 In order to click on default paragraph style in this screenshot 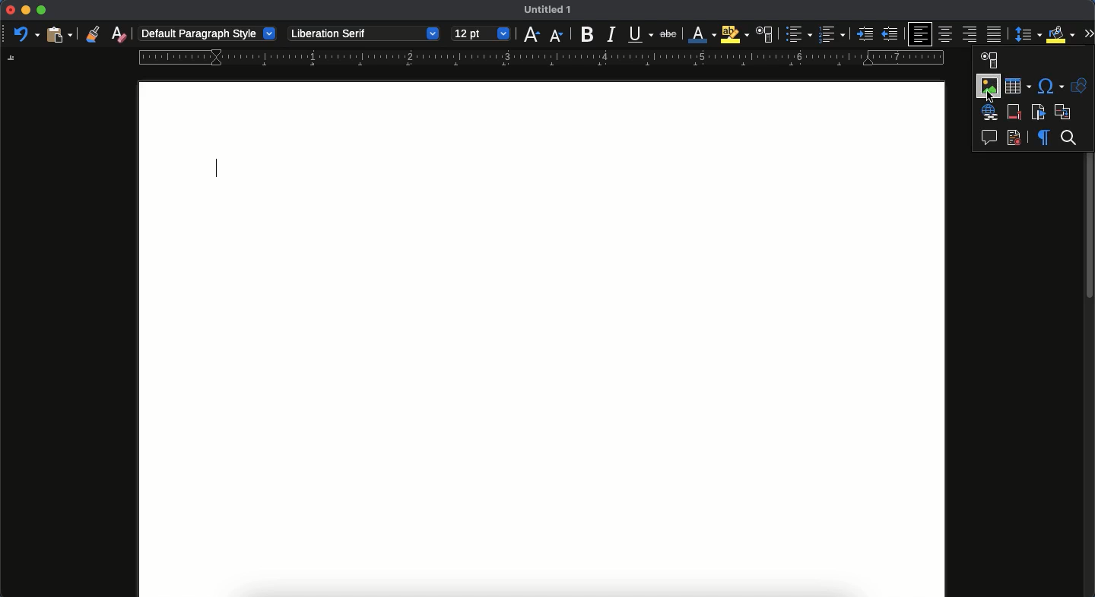, I will do `click(208, 33)`.